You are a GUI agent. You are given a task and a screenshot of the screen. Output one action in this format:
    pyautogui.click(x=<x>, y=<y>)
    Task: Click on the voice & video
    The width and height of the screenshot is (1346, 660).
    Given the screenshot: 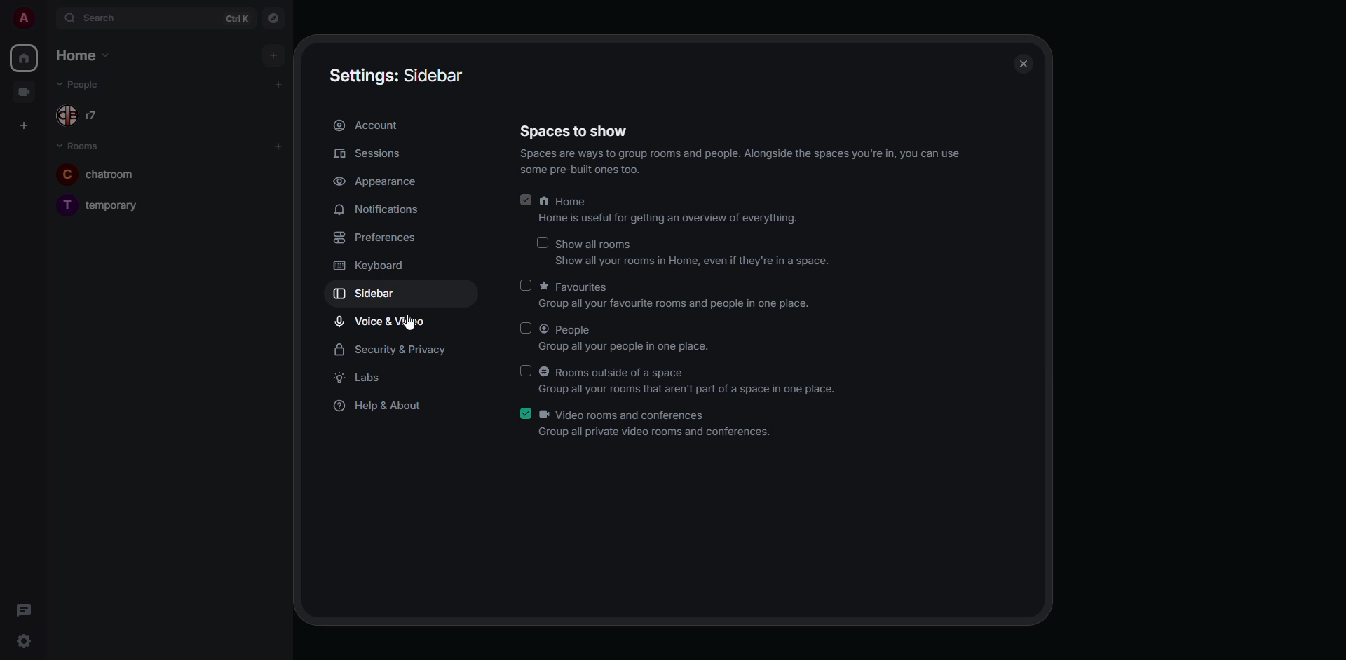 What is the action you would take?
    pyautogui.click(x=383, y=322)
    